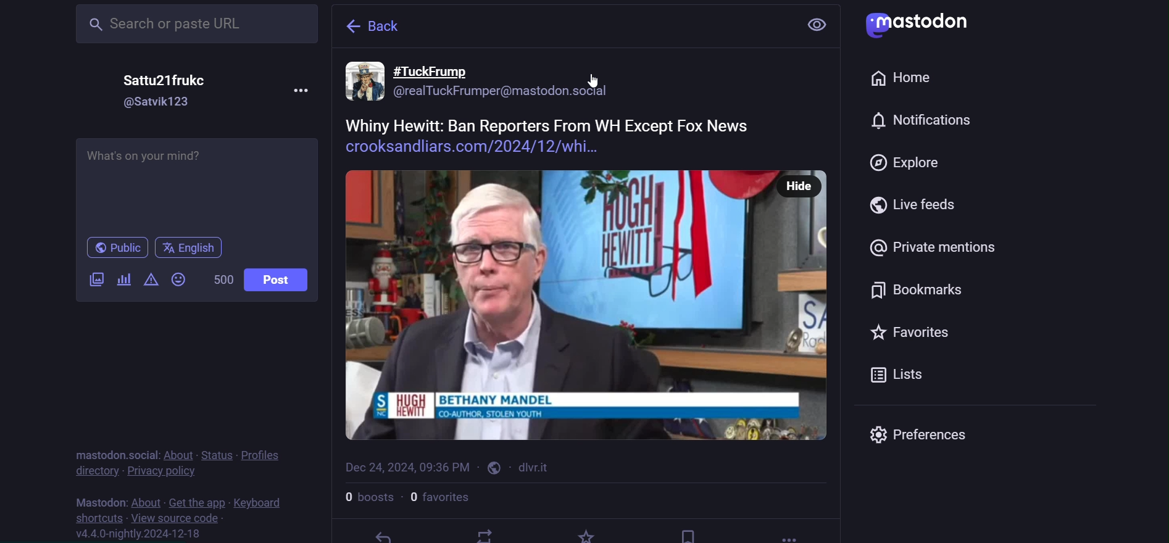  I want to click on about, so click(145, 501).